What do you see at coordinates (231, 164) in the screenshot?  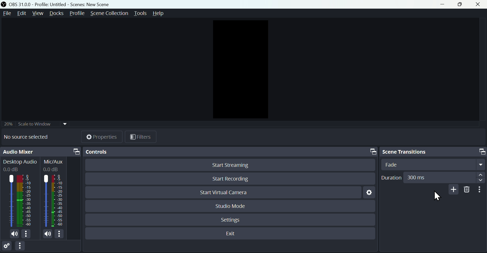 I see `Start Streaming` at bounding box center [231, 164].